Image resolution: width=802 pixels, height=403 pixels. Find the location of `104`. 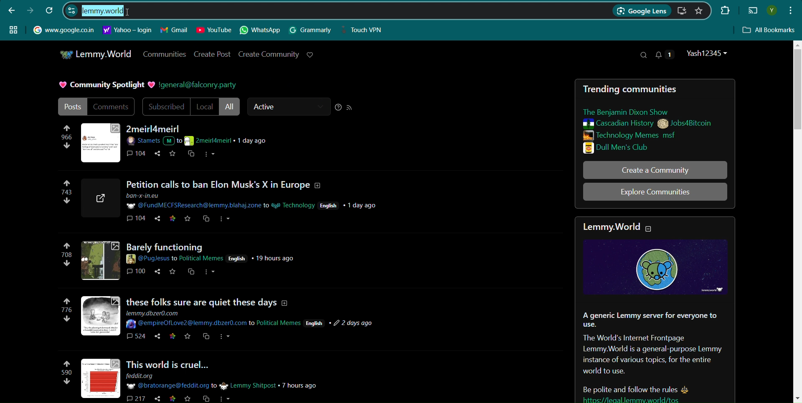

104 is located at coordinates (135, 220).